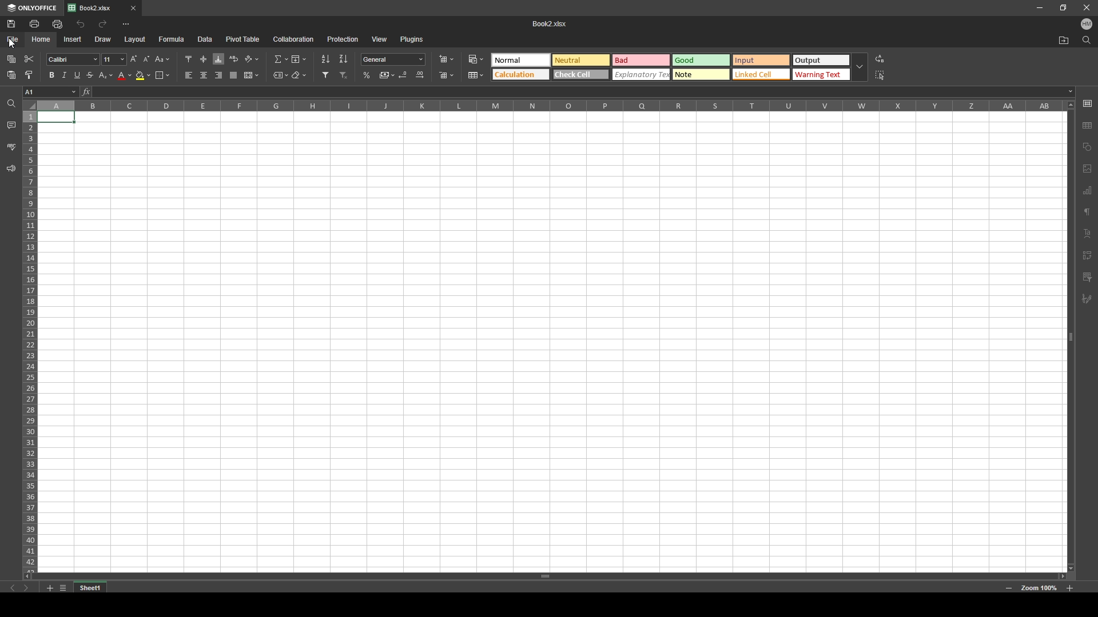 Image resolution: width=1098 pixels, height=617 pixels. I want to click on case size, so click(112, 59).